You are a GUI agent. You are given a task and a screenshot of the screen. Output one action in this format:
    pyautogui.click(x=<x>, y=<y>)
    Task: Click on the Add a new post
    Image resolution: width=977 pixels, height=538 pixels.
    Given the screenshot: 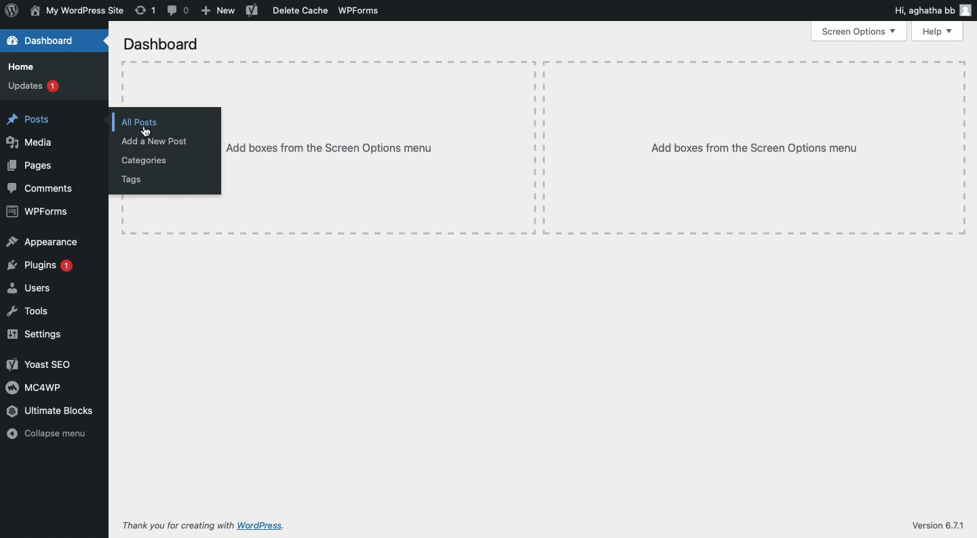 What is the action you would take?
    pyautogui.click(x=155, y=141)
    